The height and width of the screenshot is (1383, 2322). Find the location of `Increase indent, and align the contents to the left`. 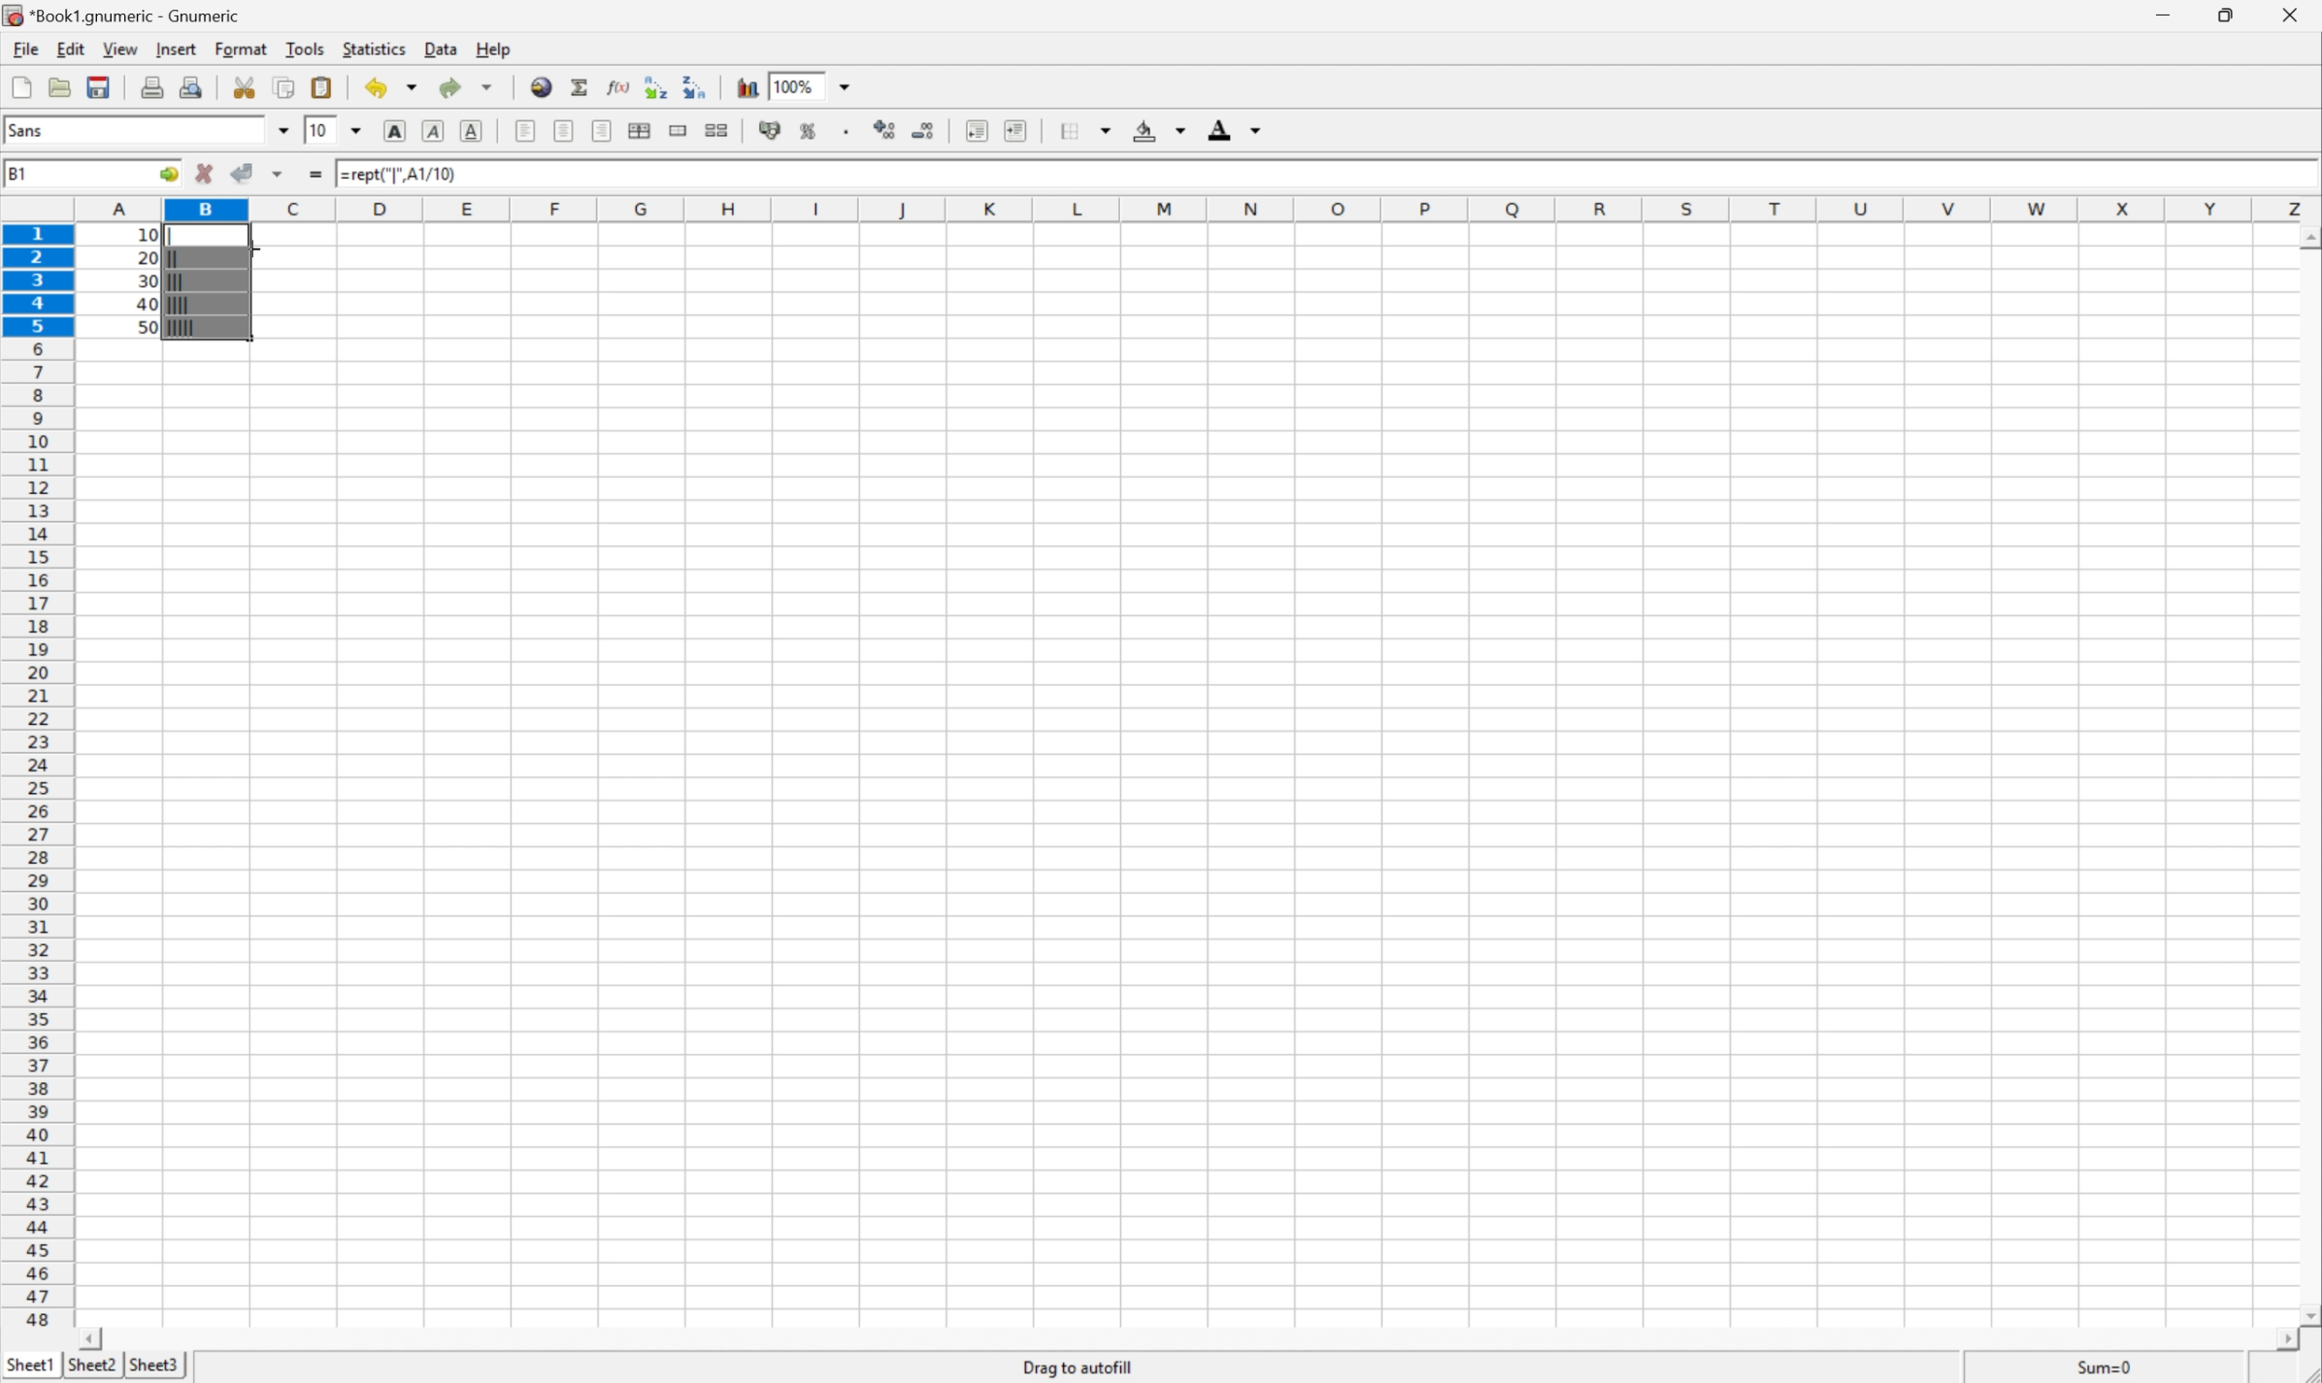

Increase indent, and align the contents to the left is located at coordinates (1016, 130).